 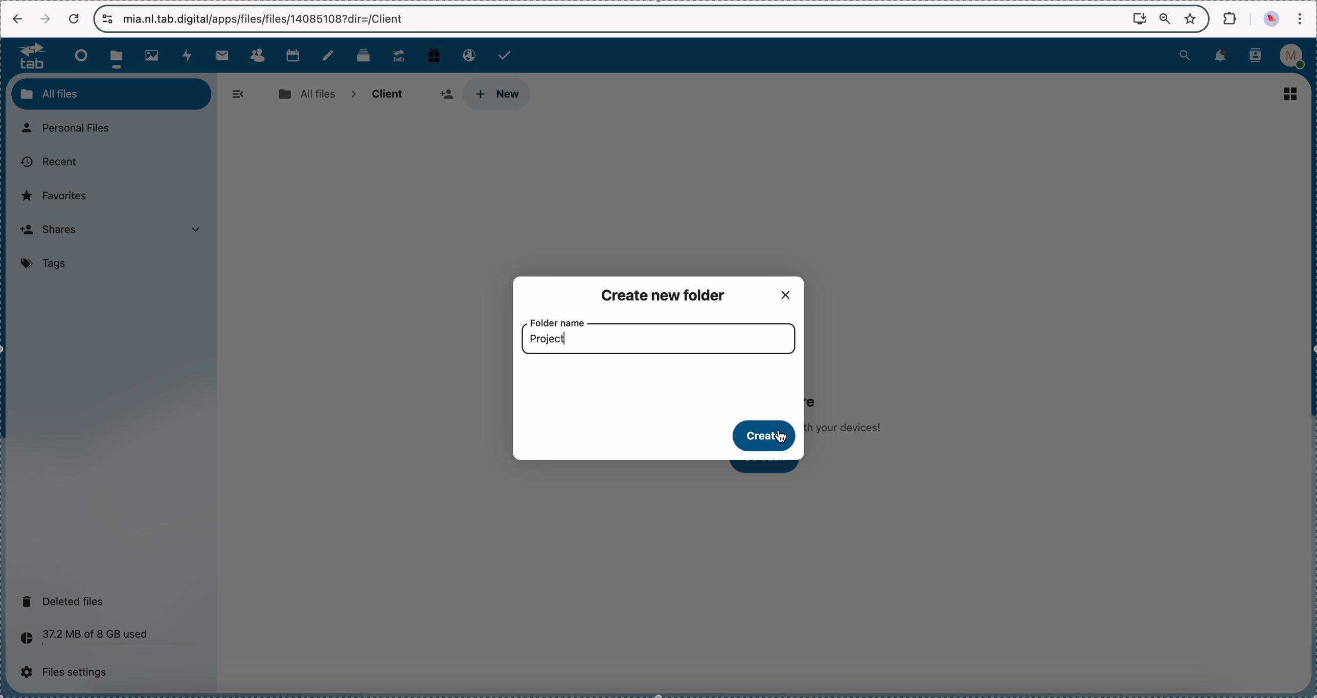 I want to click on photos, so click(x=155, y=56).